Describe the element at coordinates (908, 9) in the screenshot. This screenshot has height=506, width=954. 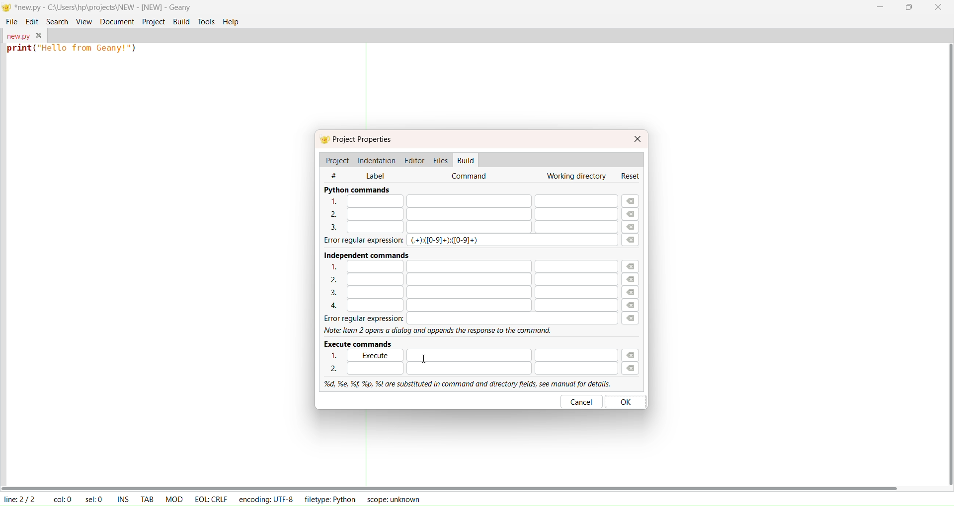
I see `maximize` at that location.